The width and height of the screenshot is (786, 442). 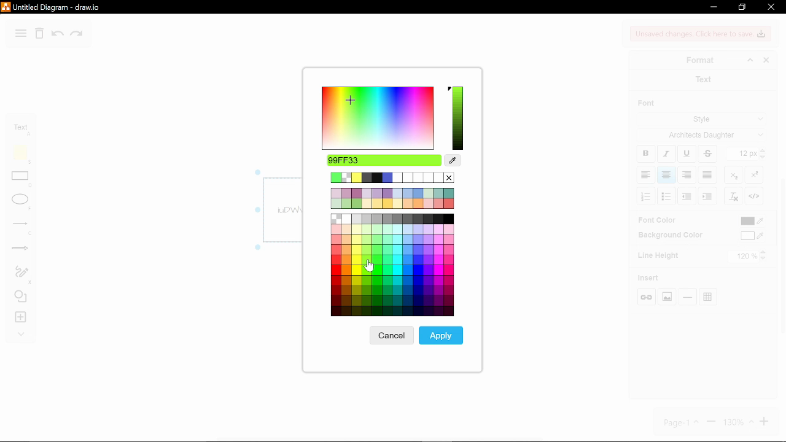 What do you see at coordinates (389, 266) in the screenshot?
I see `Other colors` at bounding box center [389, 266].